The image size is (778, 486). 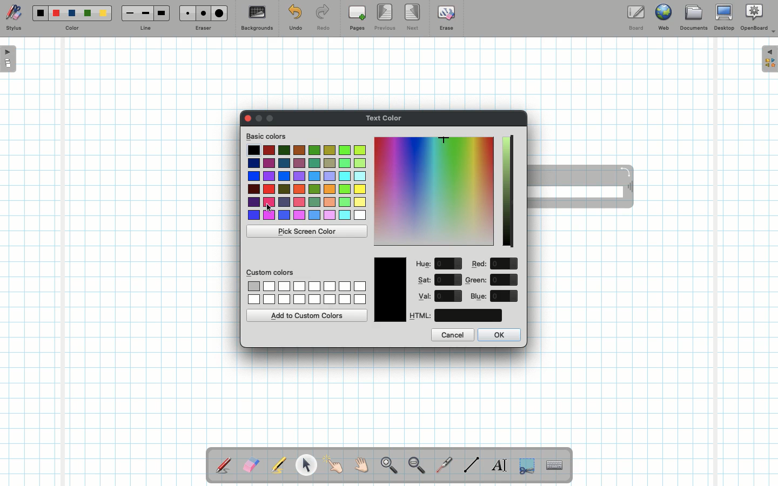 I want to click on value, so click(x=448, y=296).